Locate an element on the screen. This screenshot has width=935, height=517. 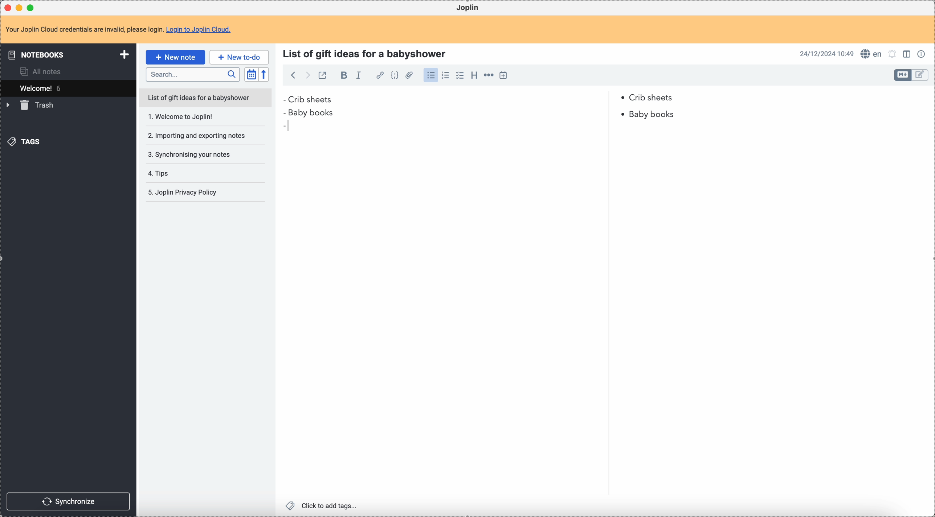
click on bulleted list is located at coordinates (433, 76).